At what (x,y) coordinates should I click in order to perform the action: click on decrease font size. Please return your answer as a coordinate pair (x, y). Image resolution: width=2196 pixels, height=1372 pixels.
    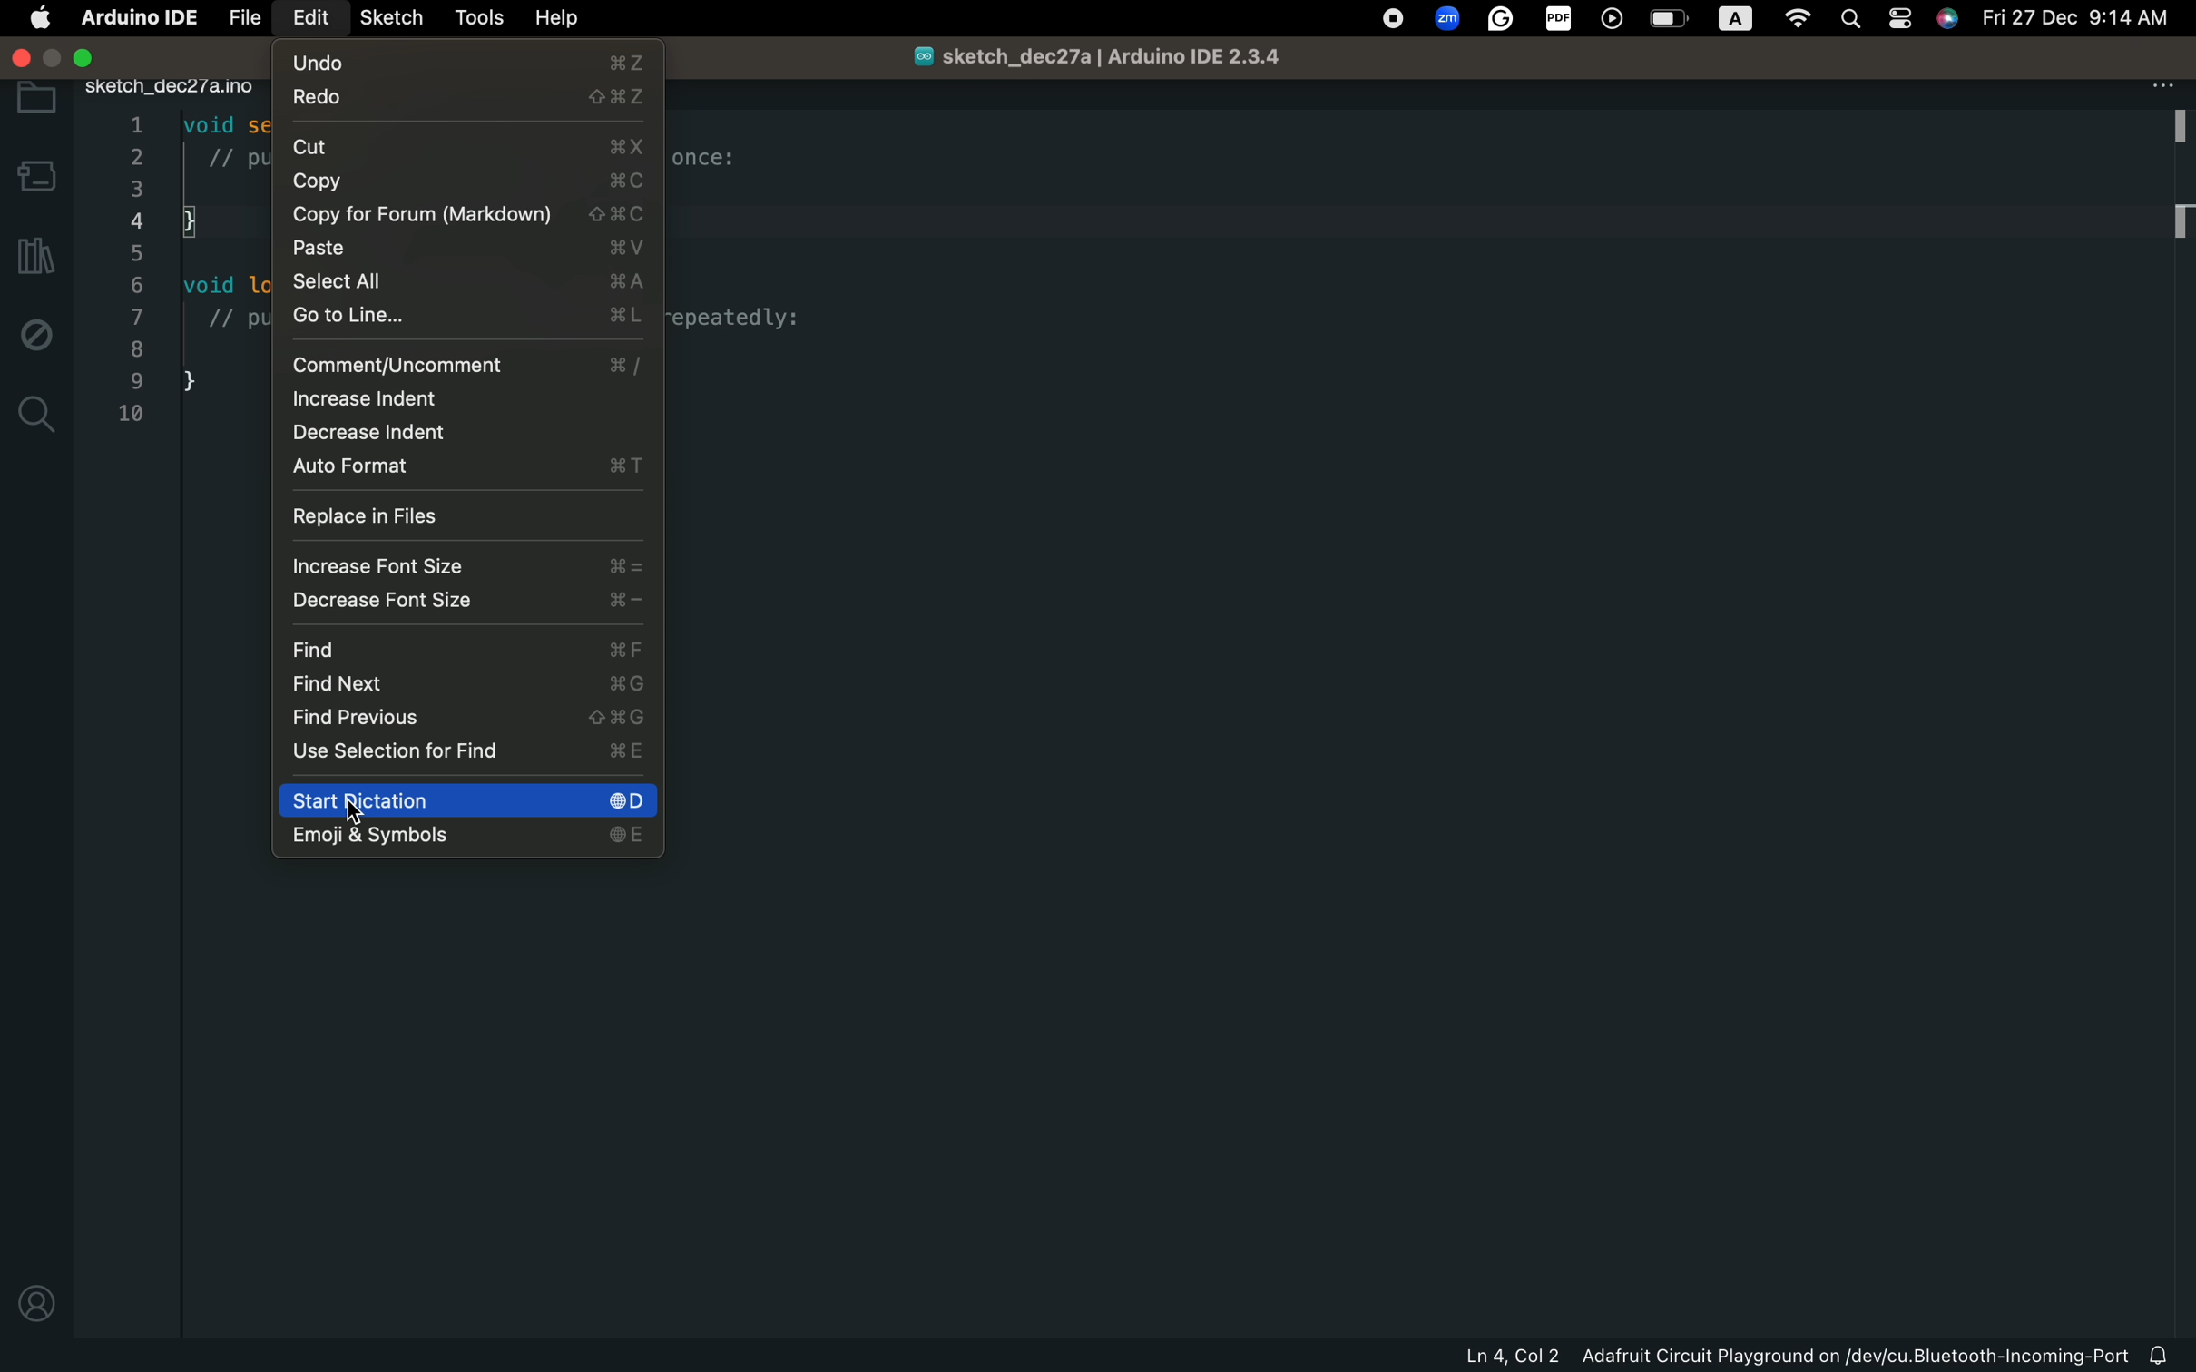
    Looking at the image, I should click on (461, 603).